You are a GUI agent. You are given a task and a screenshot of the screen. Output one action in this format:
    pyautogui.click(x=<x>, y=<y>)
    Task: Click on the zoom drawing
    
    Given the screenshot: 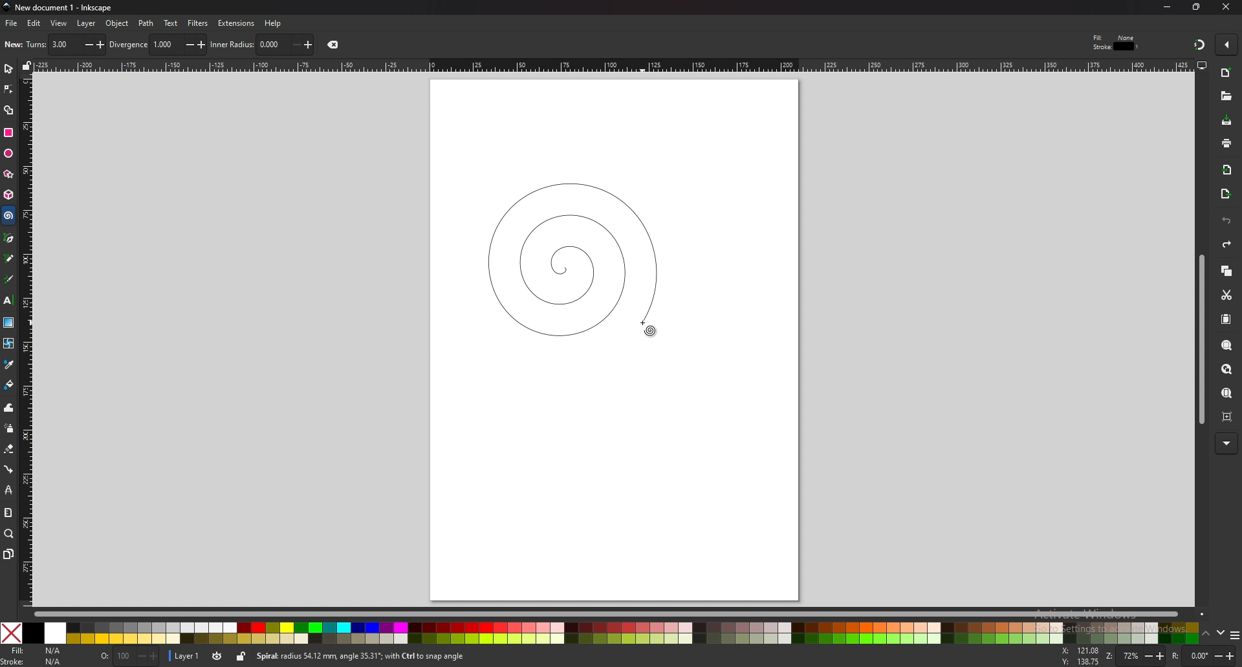 What is the action you would take?
    pyautogui.click(x=1226, y=368)
    